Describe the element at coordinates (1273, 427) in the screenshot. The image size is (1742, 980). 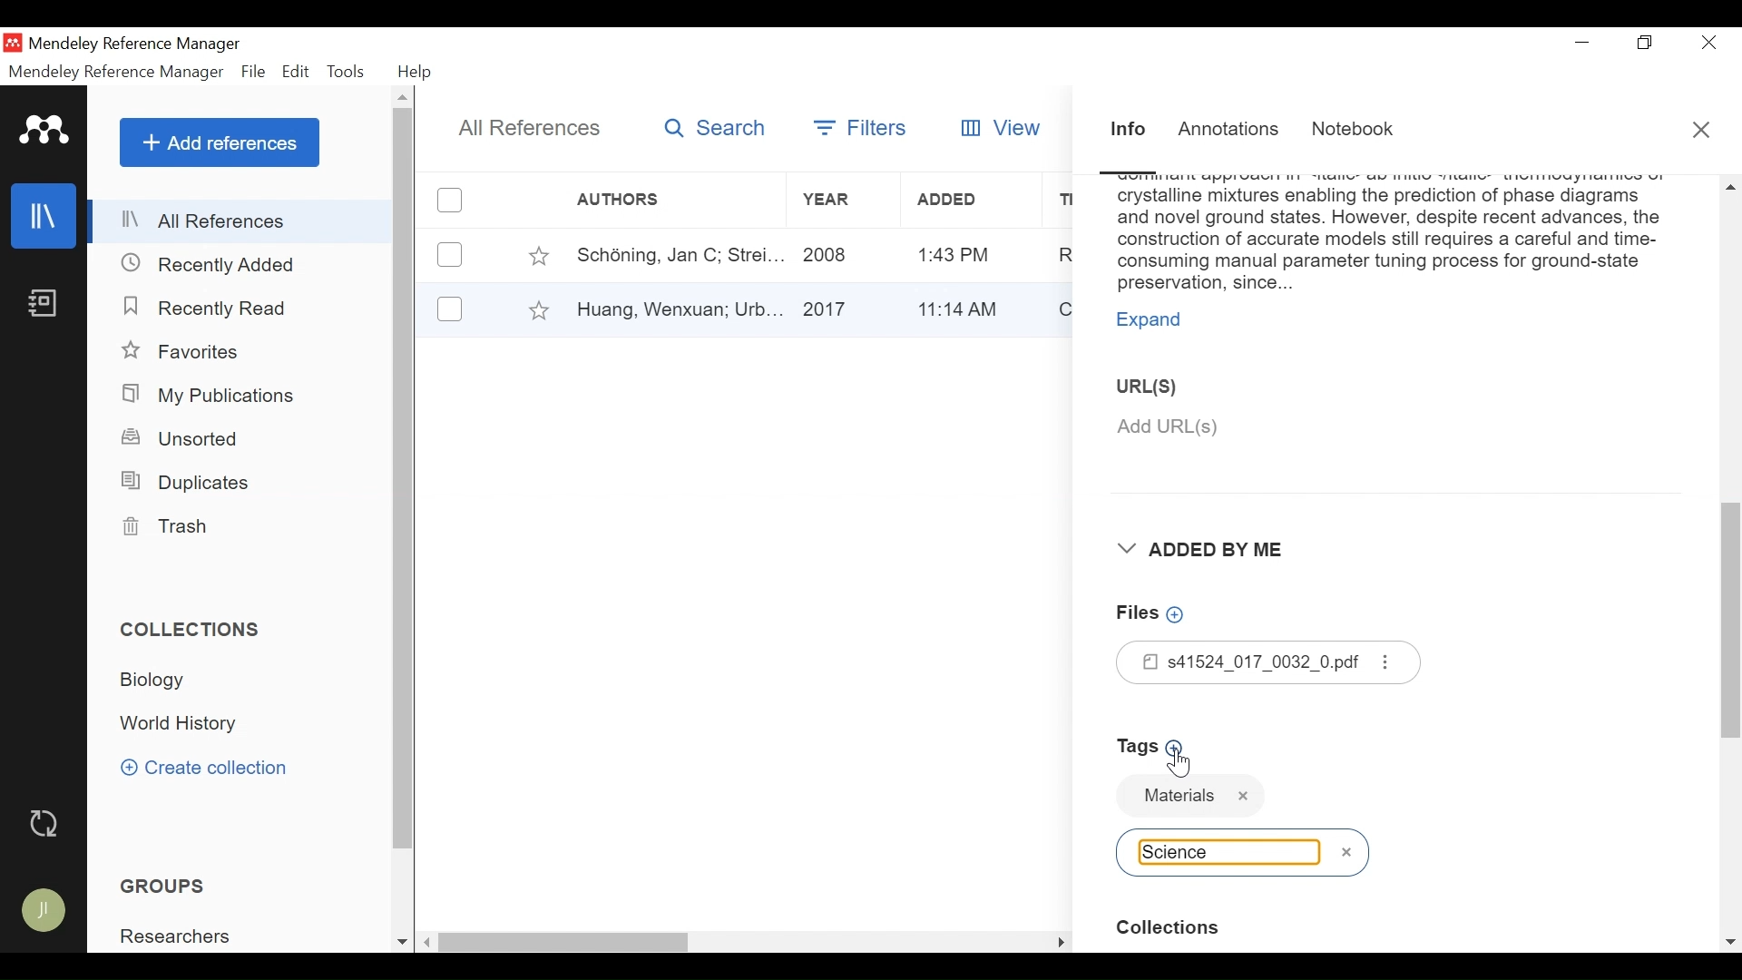
I see `Add URL(S)` at that location.